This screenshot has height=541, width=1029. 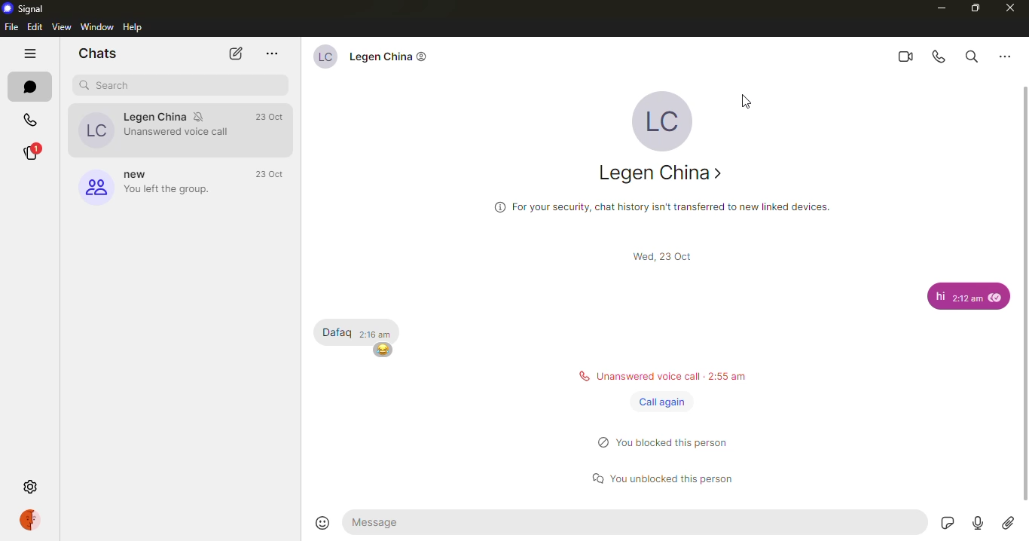 What do you see at coordinates (661, 402) in the screenshot?
I see `call again` at bounding box center [661, 402].